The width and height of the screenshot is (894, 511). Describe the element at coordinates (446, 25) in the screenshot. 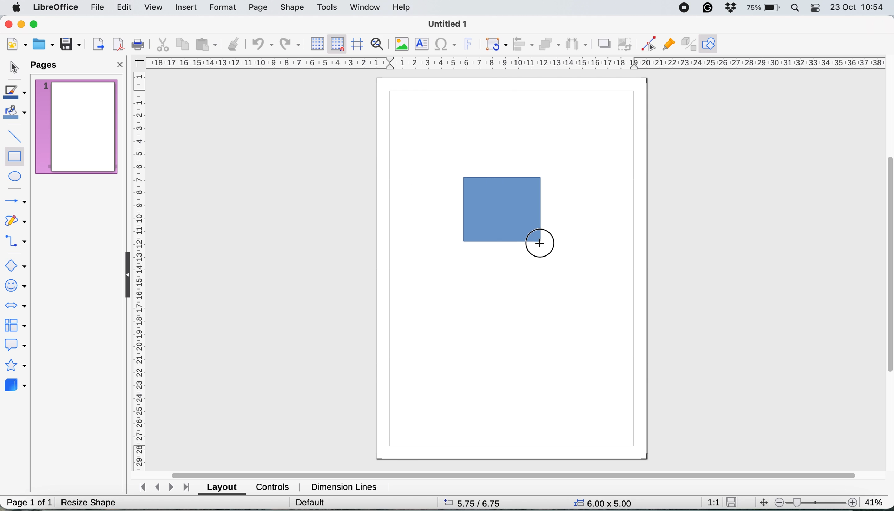

I see `Untitled 1` at that location.